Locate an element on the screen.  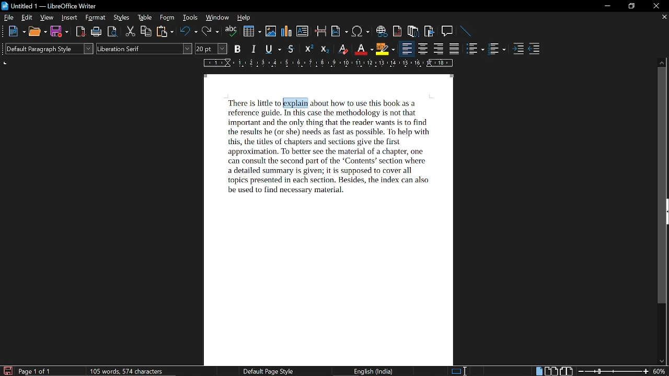
increase indent is located at coordinates (520, 49).